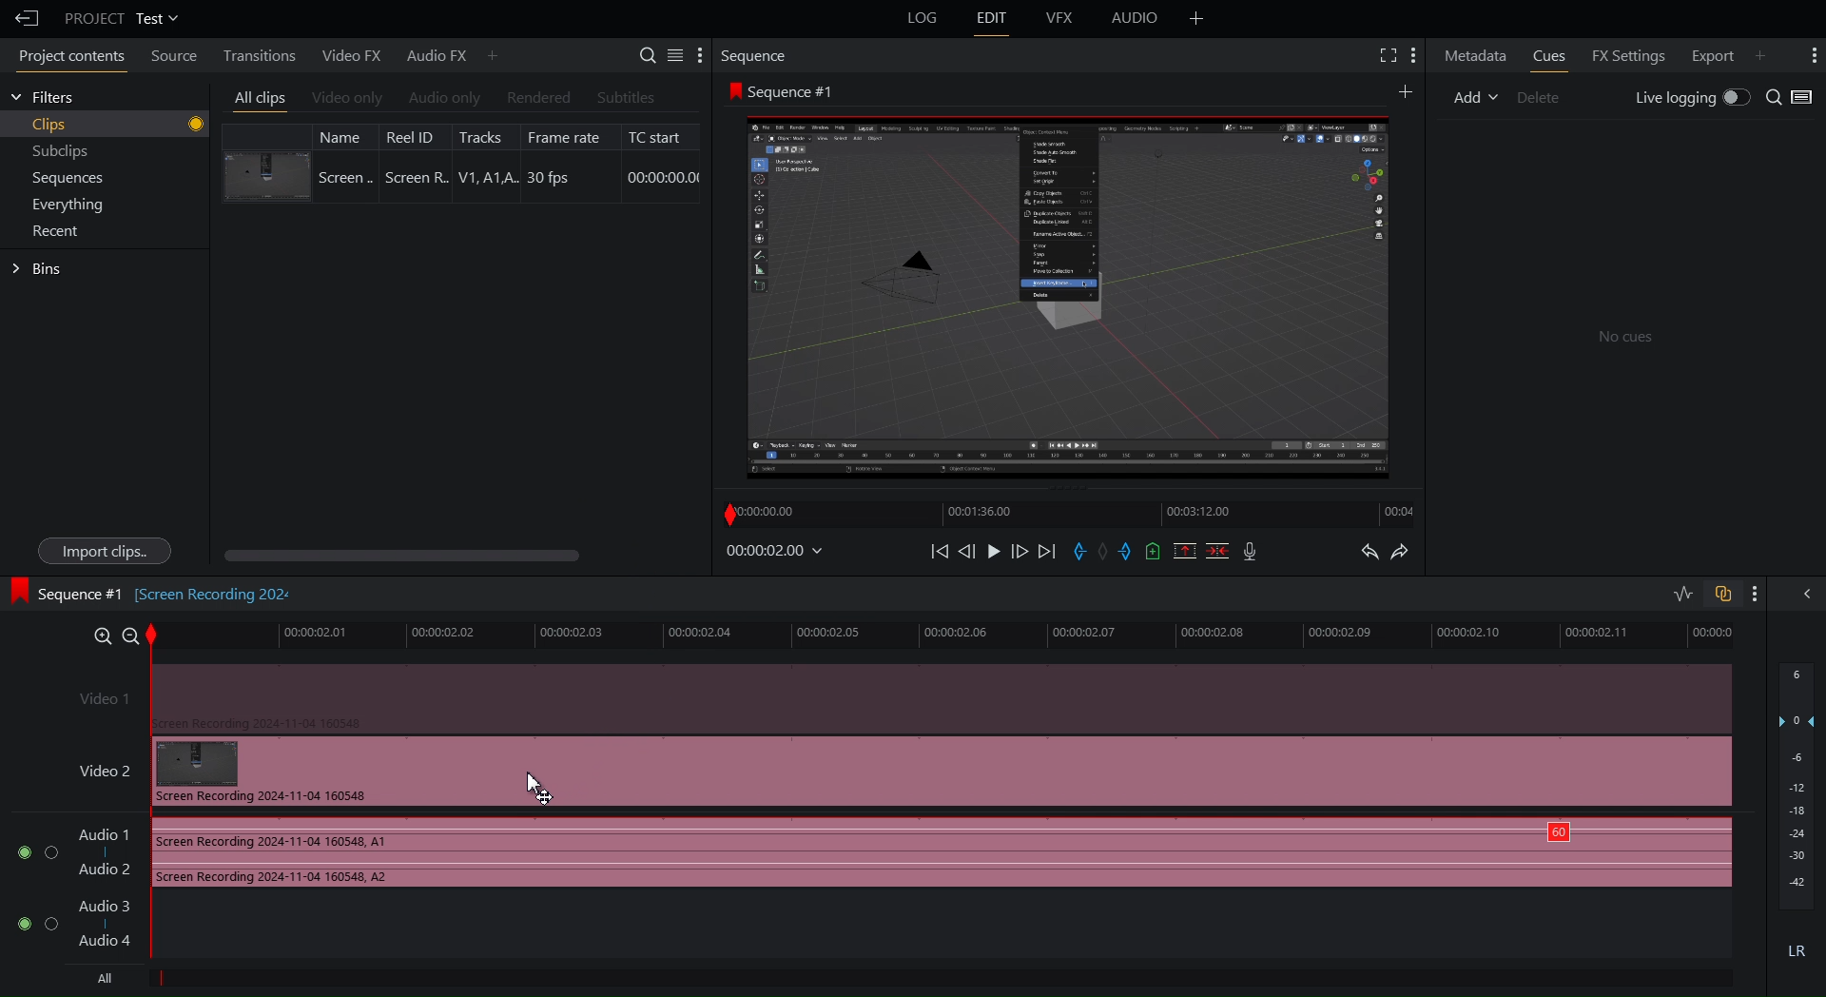  Describe the element at coordinates (992, 19) in the screenshot. I see `Edit` at that location.